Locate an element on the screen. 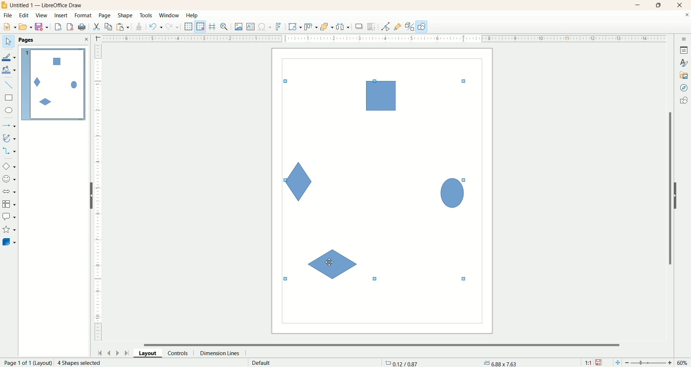 The image size is (691, 367). crop image is located at coordinates (372, 27).